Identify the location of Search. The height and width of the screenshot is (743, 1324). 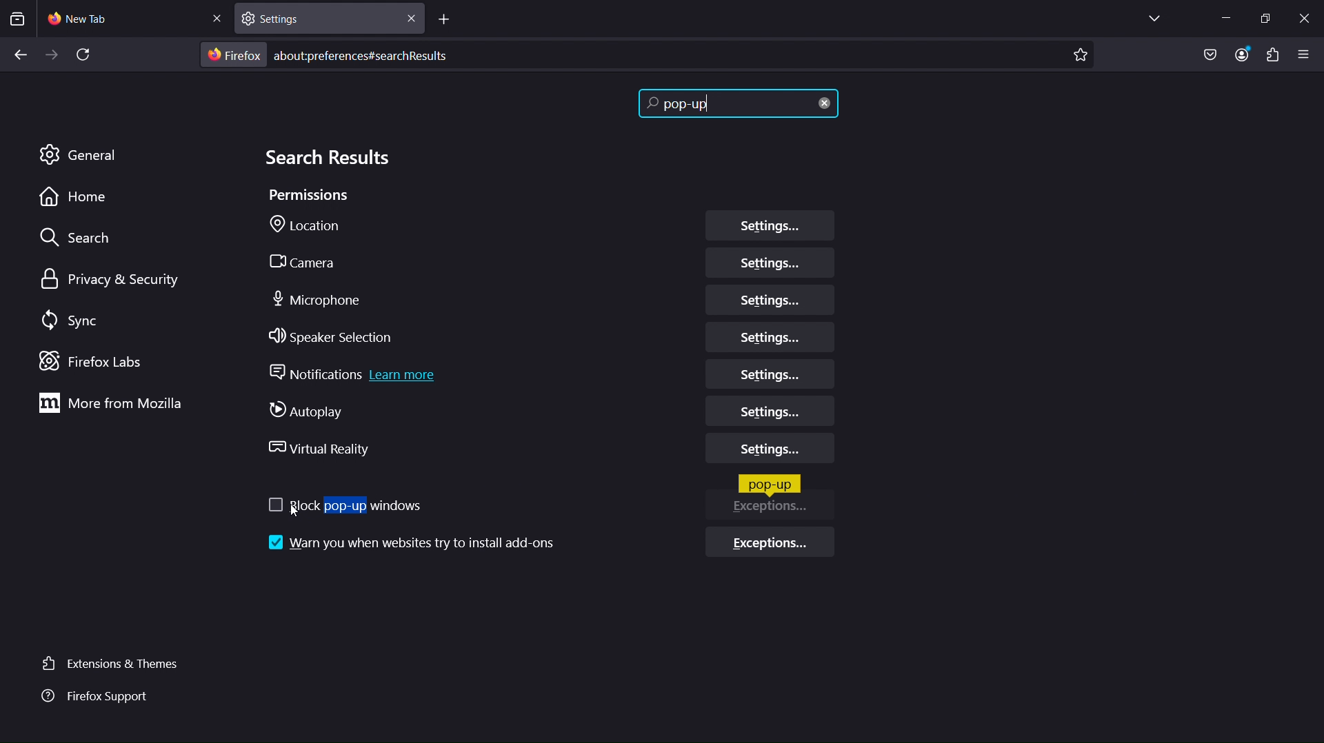
(77, 236).